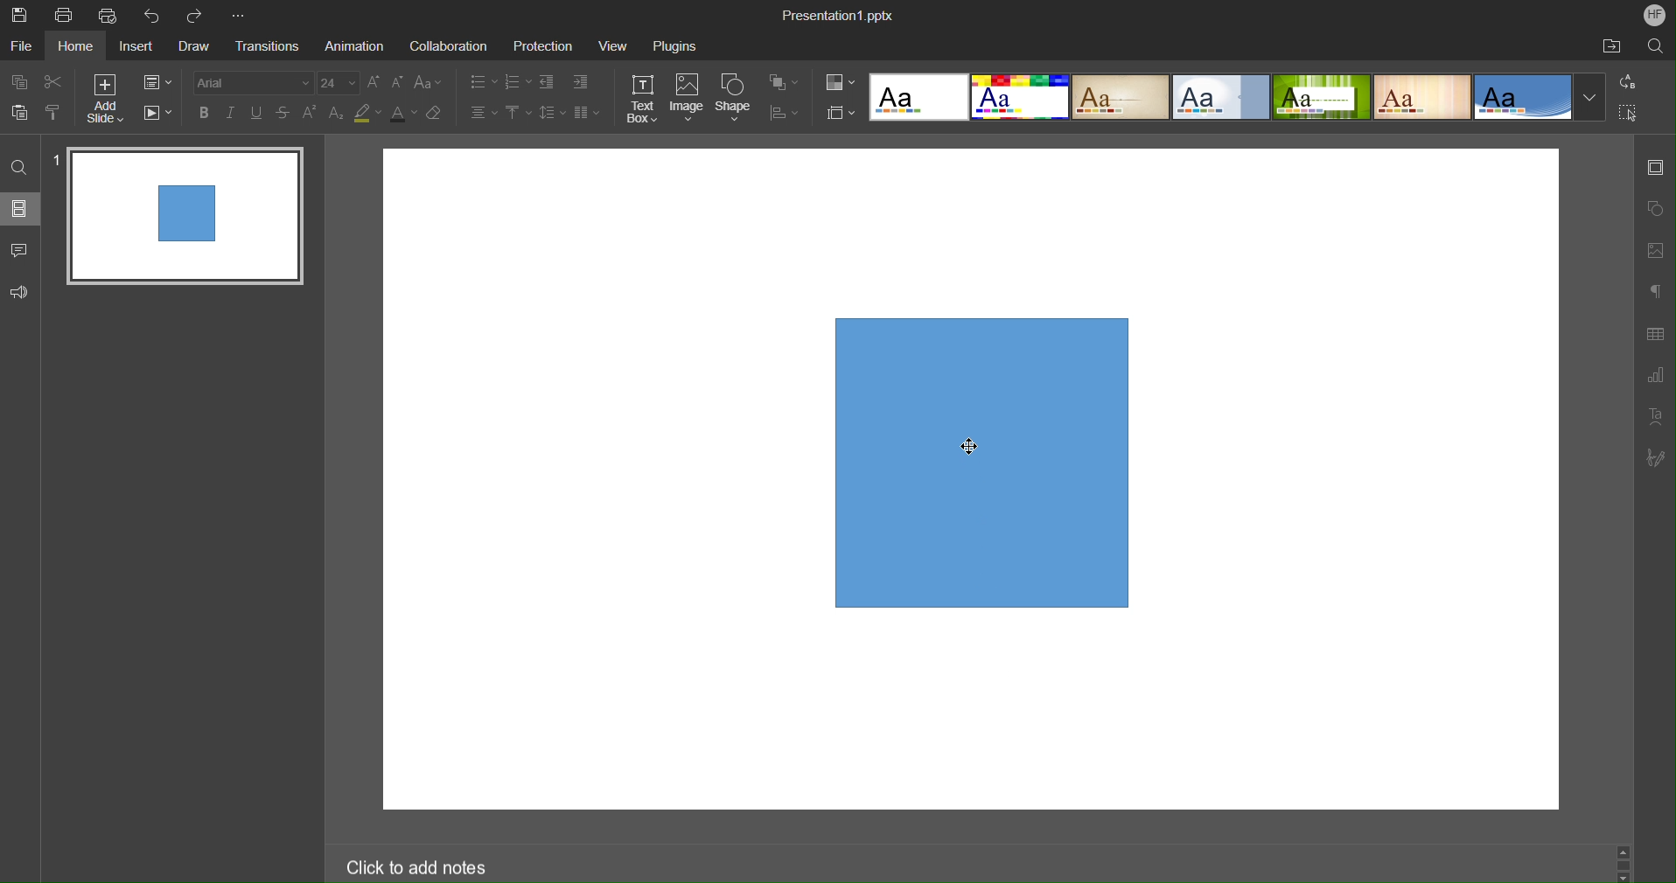 The image size is (1676, 883). Describe the element at coordinates (368, 113) in the screenshot. I see `Highlight` at that location.